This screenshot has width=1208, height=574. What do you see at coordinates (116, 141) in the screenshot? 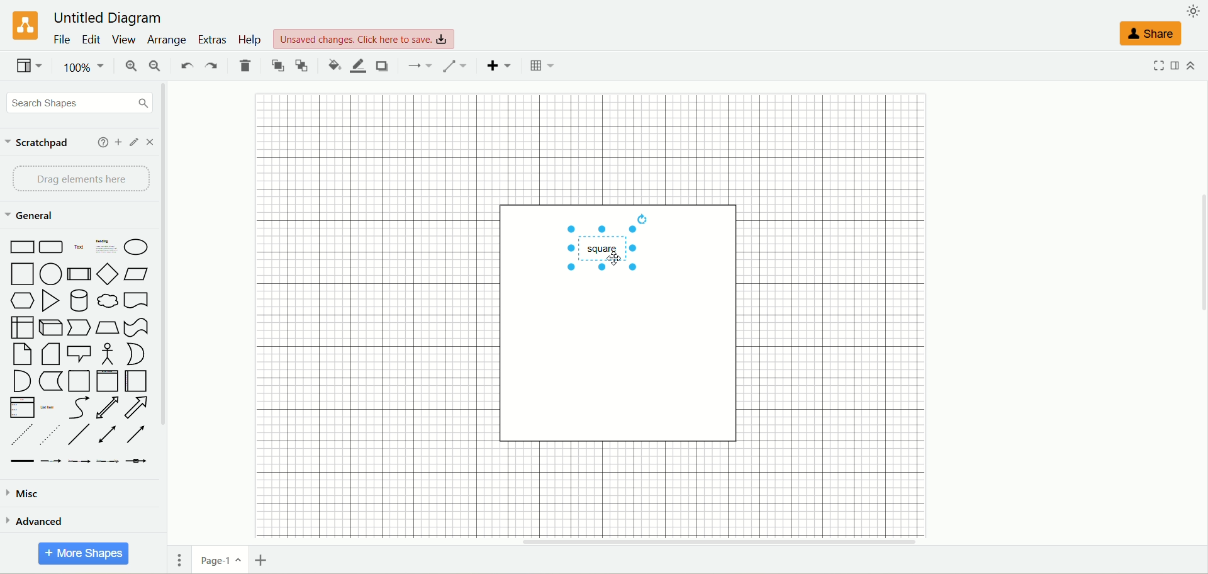
I see `add` at bounding box center [116, 141].